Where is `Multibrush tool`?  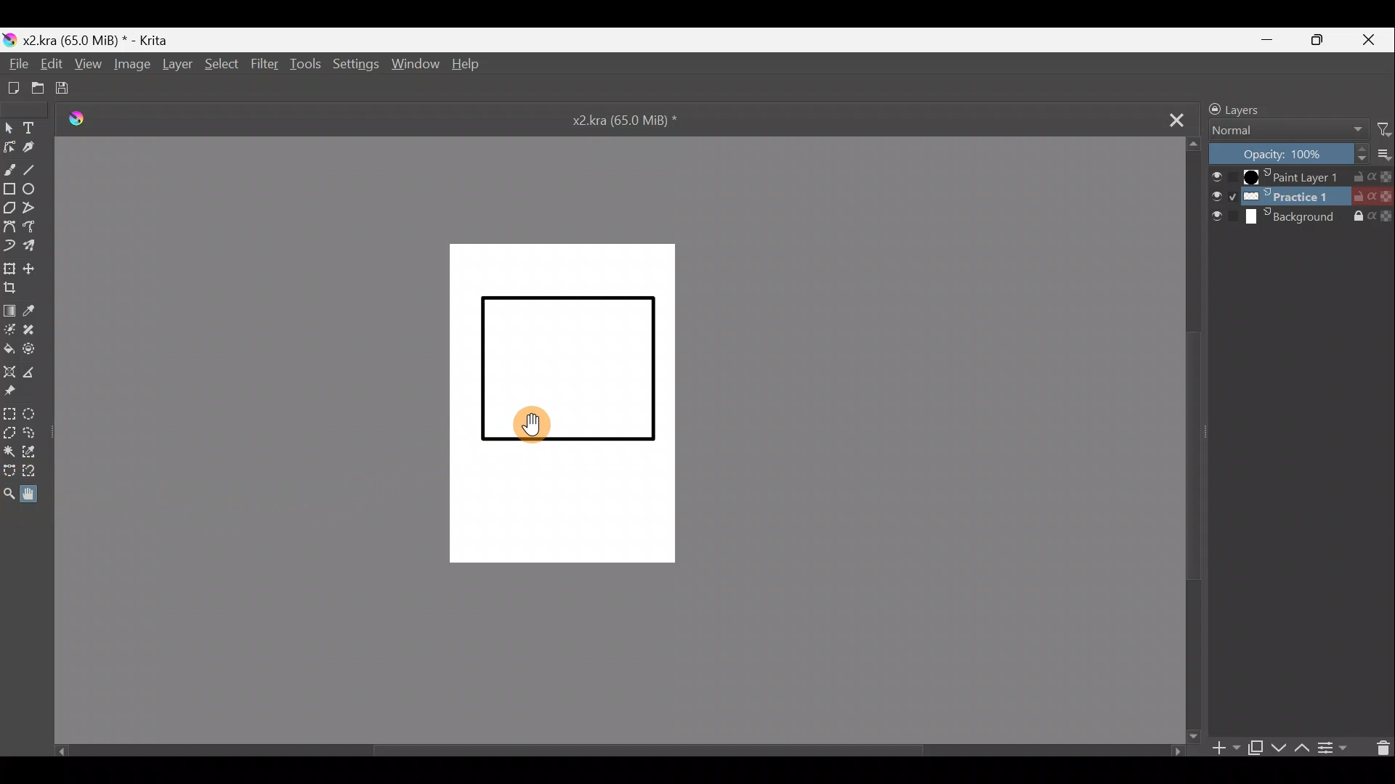
Multibrush tool is located at coordinates (34, 246).